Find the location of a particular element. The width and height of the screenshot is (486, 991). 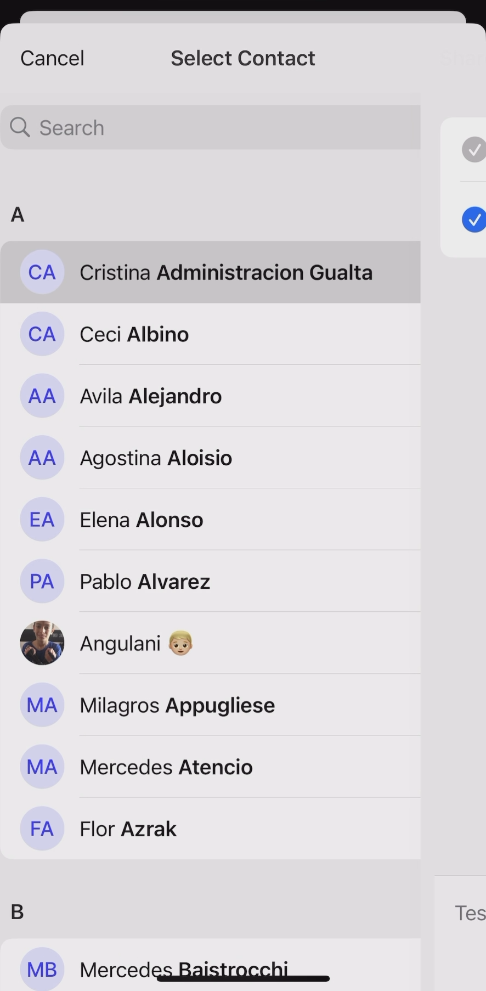

Milagros Appugliese is located at coordinates (151, 706).